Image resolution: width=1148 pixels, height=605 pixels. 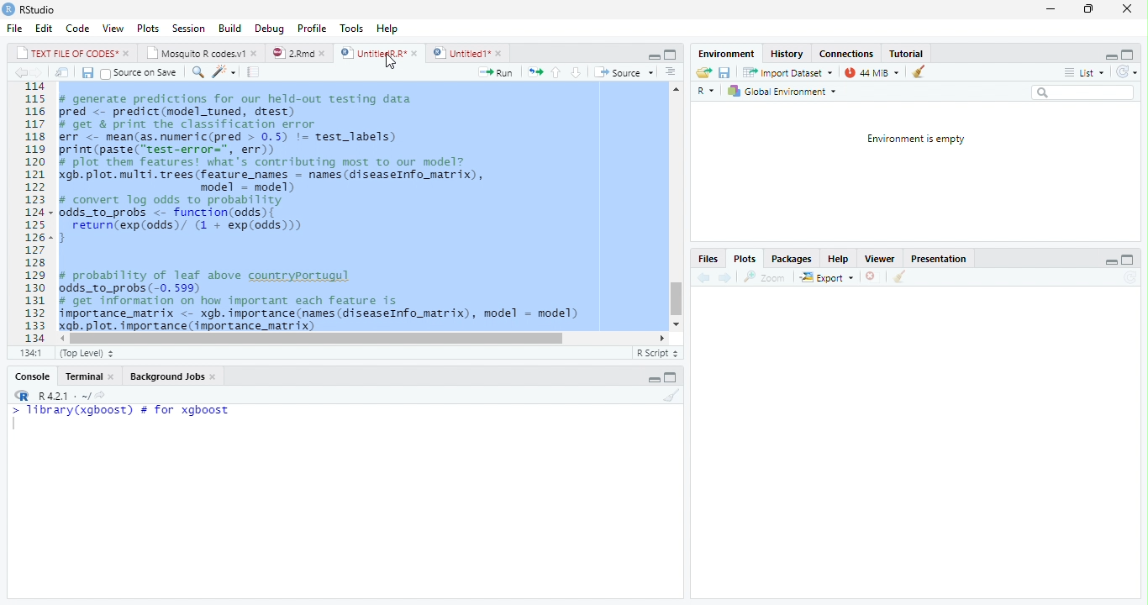 I want to click on Restore Down, so click(x=1087, y=9).